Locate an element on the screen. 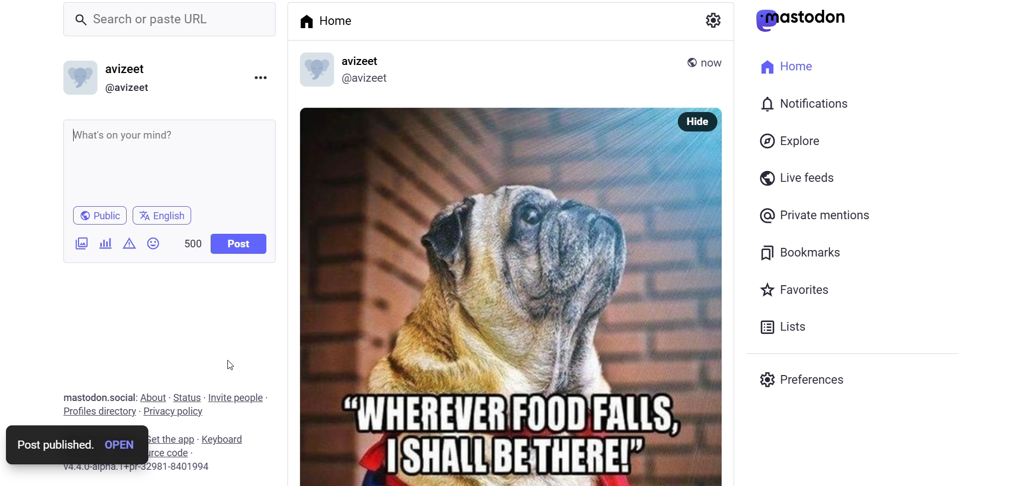 The height and width of the screenshot is (486, 1020). last modified is located at coordinates (718, 62).